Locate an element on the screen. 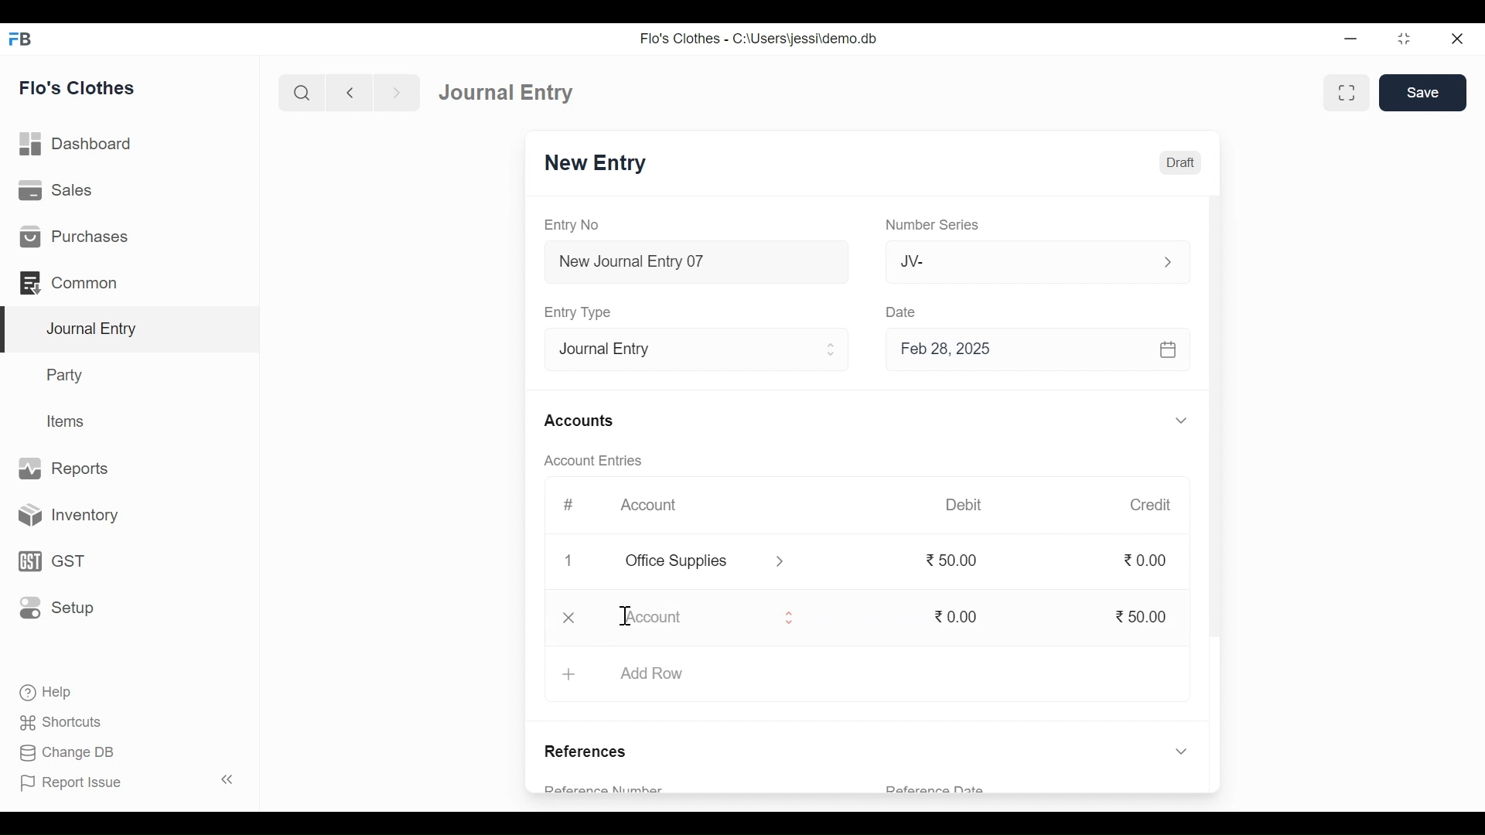 The width and height of the screenshot is (1485, 835). Expand is located at coordinates (1181, 753).